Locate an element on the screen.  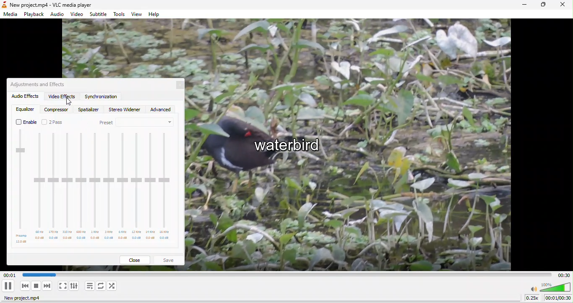
16KHz volume bar is located at coordinates (165, 188).